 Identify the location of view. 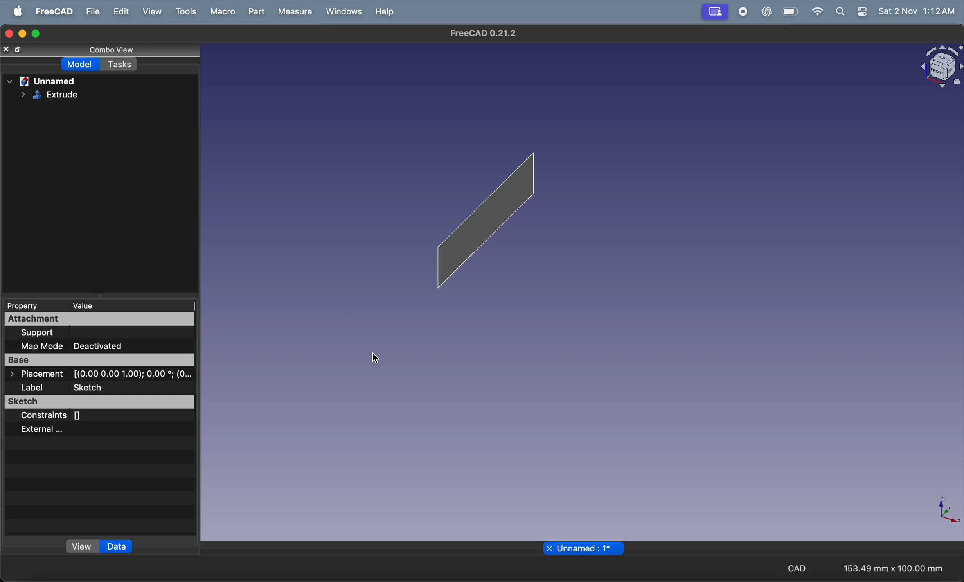
(79, 546).